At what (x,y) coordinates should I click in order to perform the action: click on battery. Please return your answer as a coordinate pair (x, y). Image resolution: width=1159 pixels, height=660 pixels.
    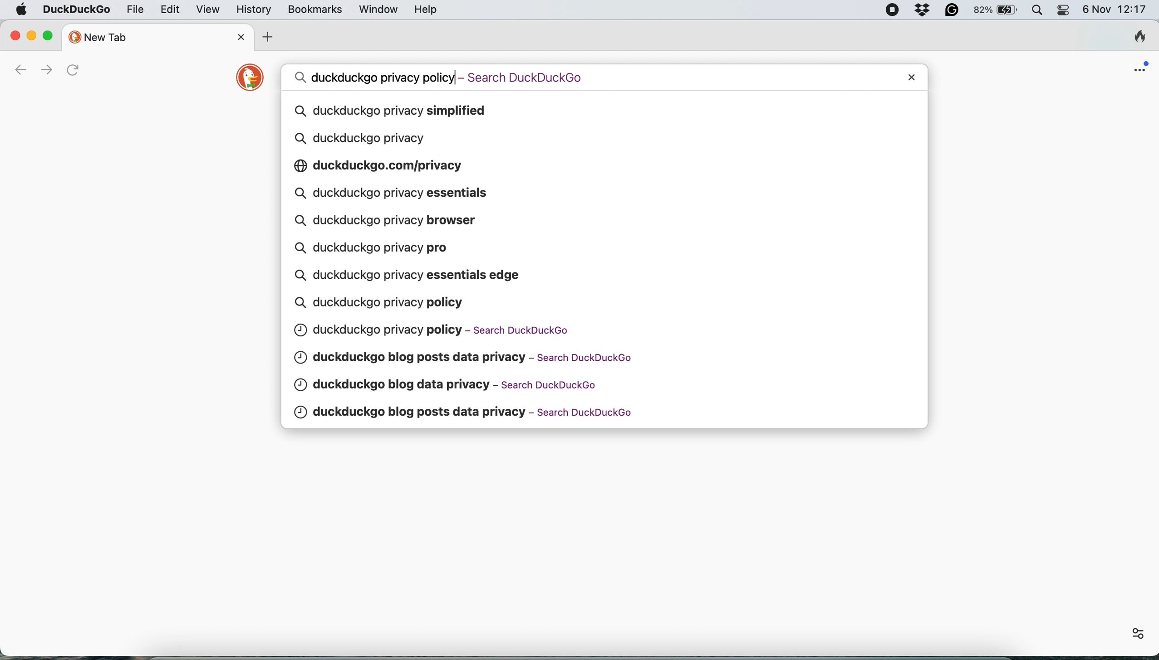
    Looking at the image, I should click on (995, 10).